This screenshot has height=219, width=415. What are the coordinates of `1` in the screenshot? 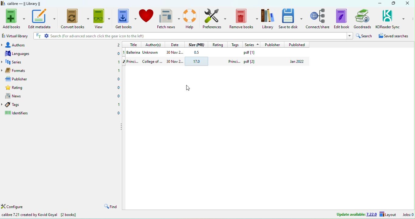 It's located at (118, 61).